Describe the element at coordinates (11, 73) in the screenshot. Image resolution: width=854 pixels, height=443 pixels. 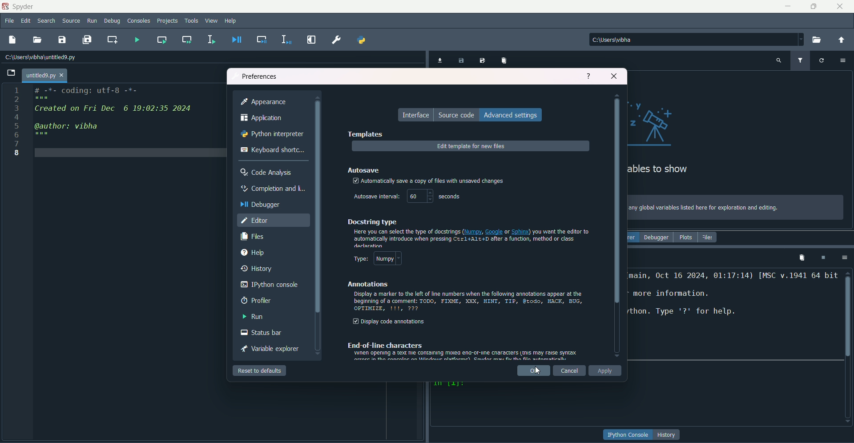
I see `Open file` at that location.